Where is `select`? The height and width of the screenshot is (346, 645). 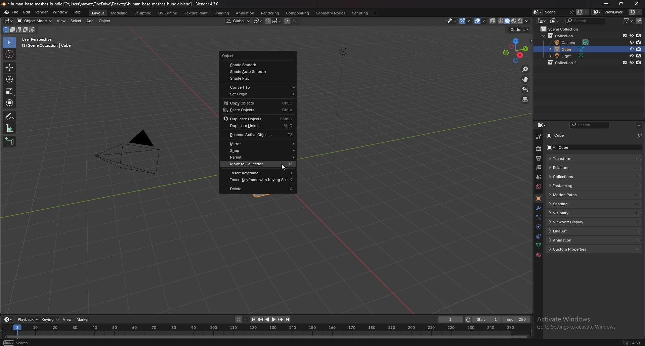
select is located at coordinates (76, 21).